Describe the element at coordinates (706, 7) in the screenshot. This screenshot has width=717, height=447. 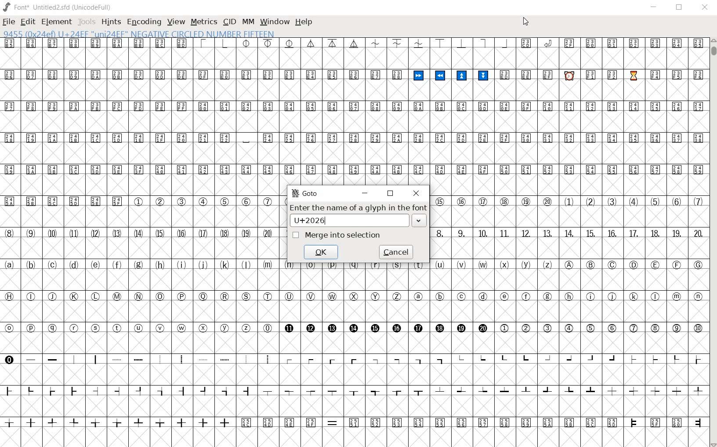
I see `CLOSE` at that location.